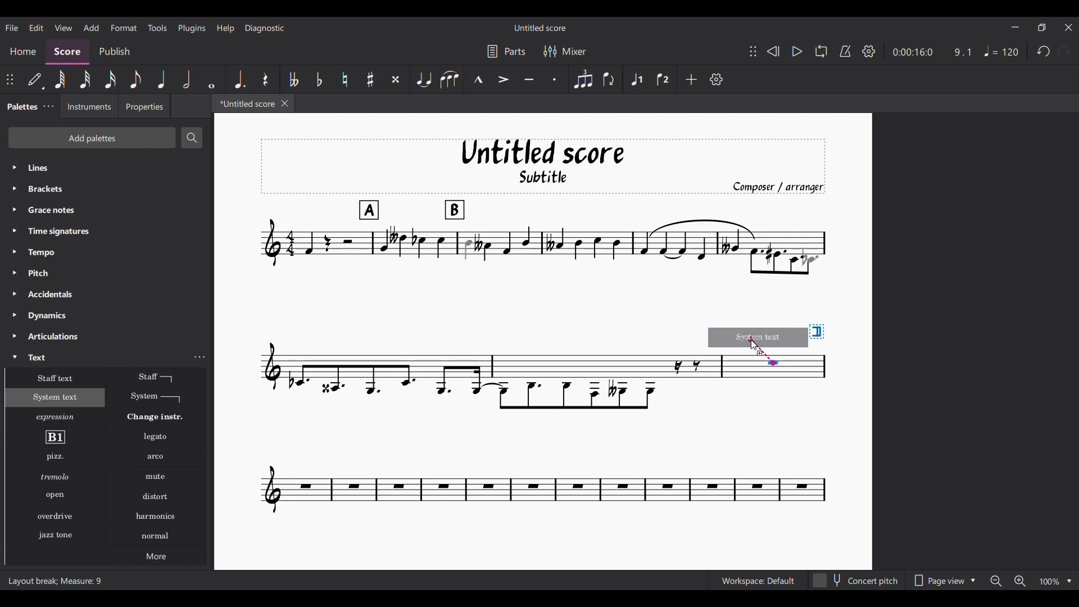 This screenshot has height=607, width=1079. Describe the element at coordinates (107, 273) in the screenshot. I see `Pitch` at that location.